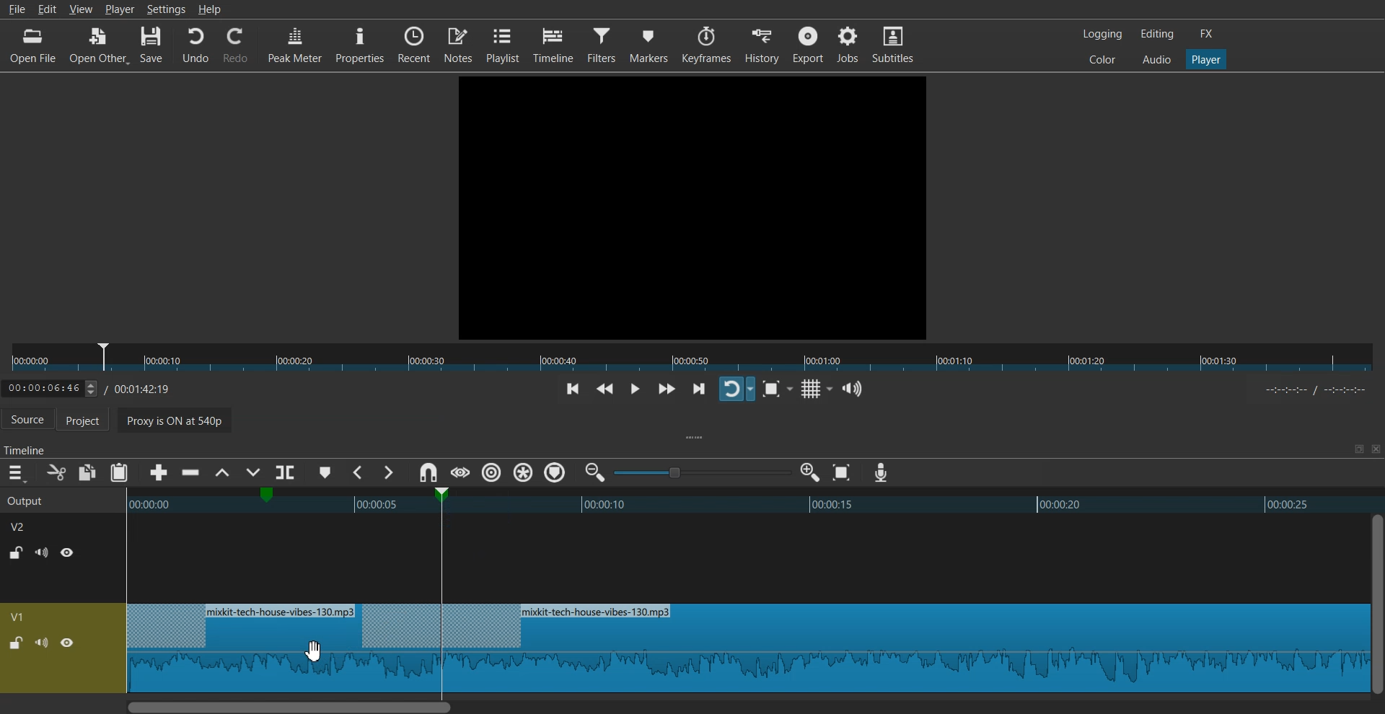 The image size is (1385, 714). I want to click on Audio waveform, so click(740, 560).